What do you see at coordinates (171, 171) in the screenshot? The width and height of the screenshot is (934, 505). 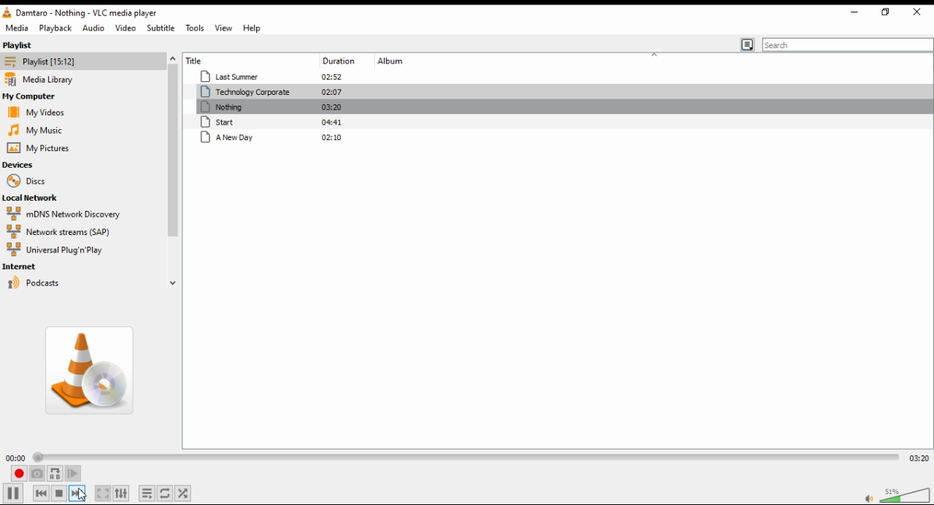 I see `scroll bar` at bounding box center [171, 171].